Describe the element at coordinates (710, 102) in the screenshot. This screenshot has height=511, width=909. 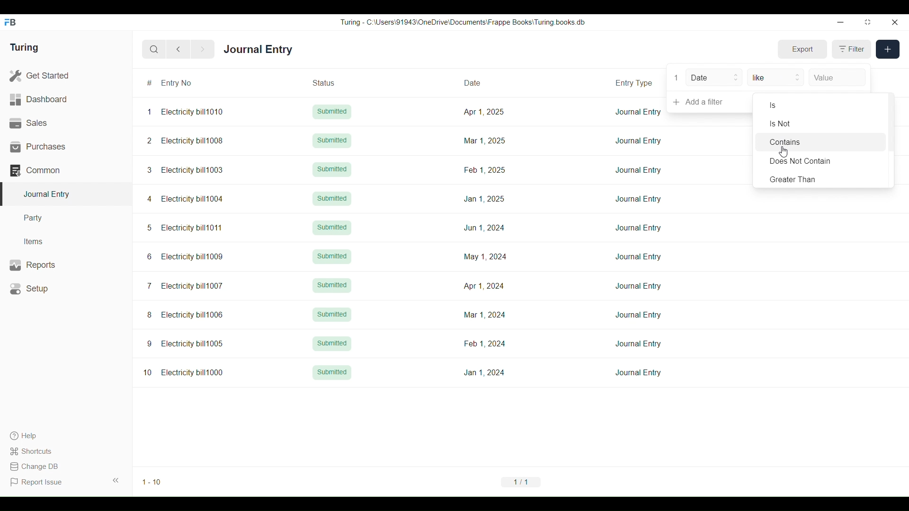
I see `Add a filter` at that location.